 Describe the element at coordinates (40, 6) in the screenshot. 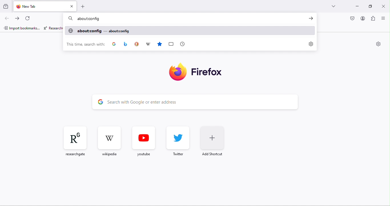

I see `new tab` at that location.